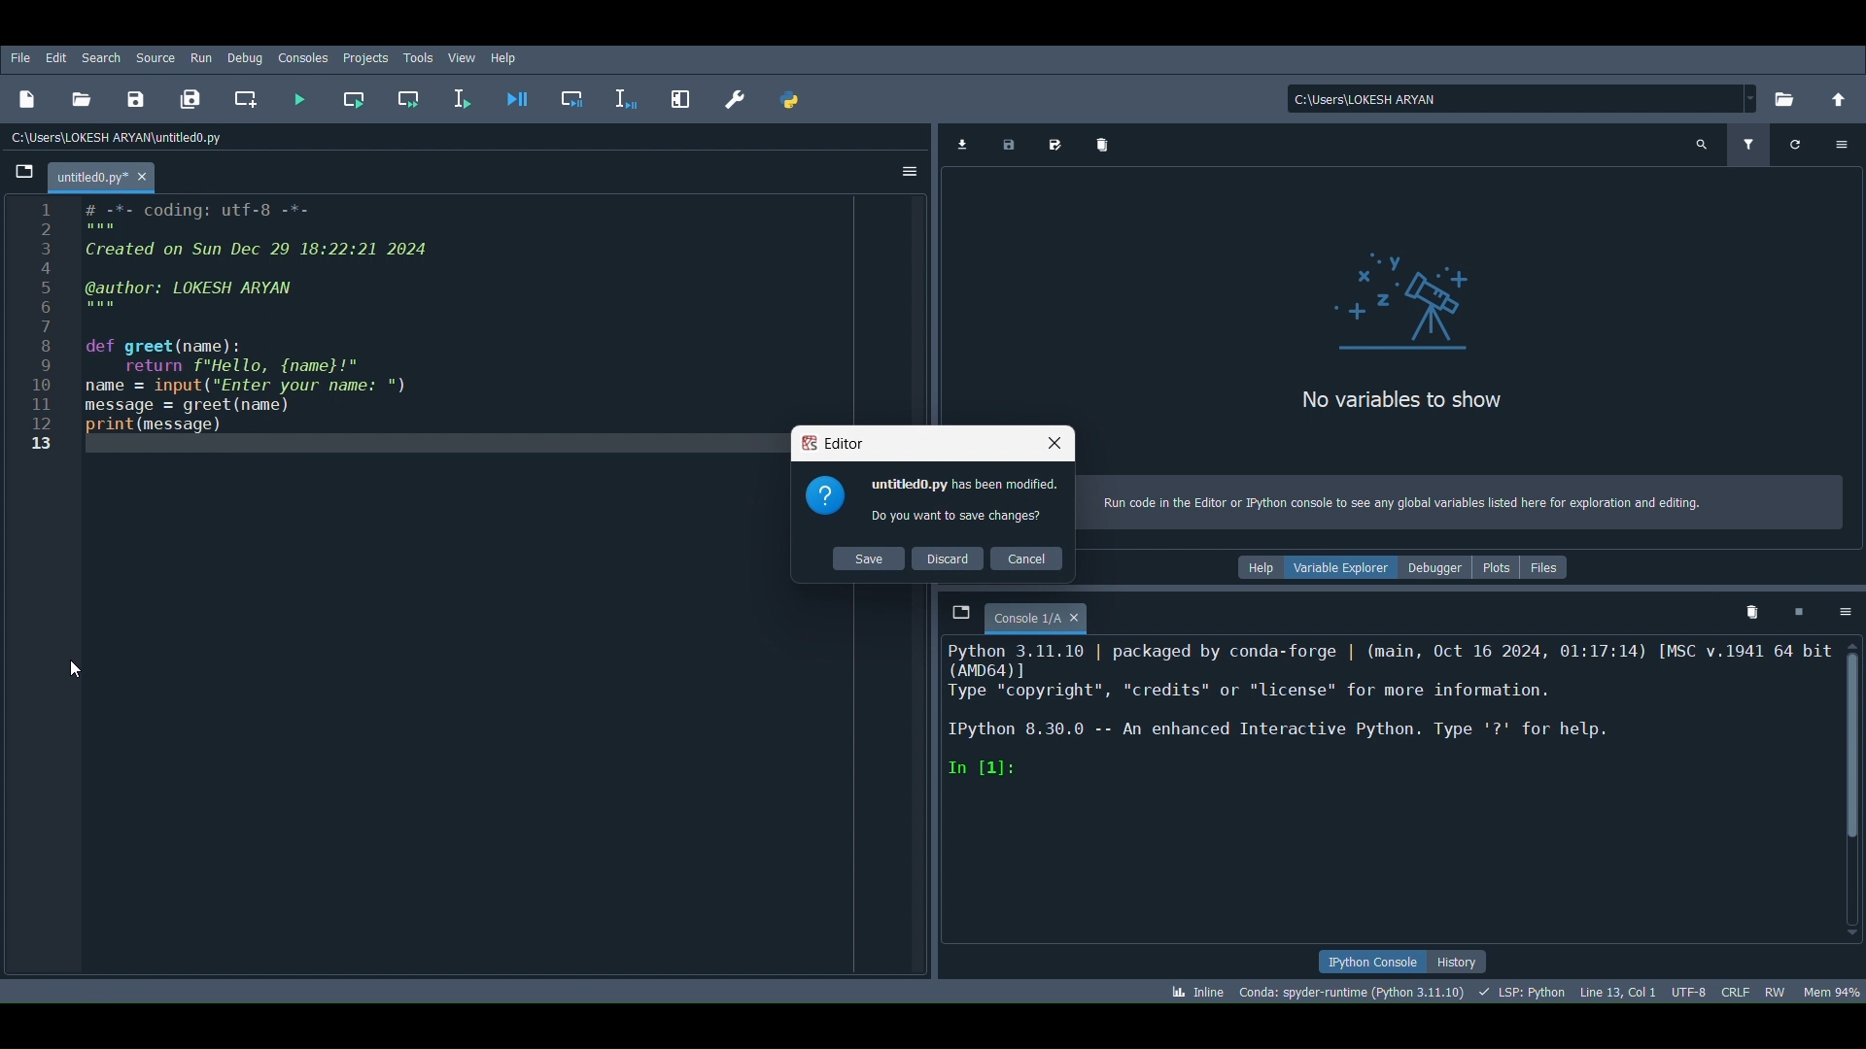 The height and width of the screenshot is (1049, 1866). Describe the element at coordinates (864, 556) in the screenshot. I see `Save` at that location.